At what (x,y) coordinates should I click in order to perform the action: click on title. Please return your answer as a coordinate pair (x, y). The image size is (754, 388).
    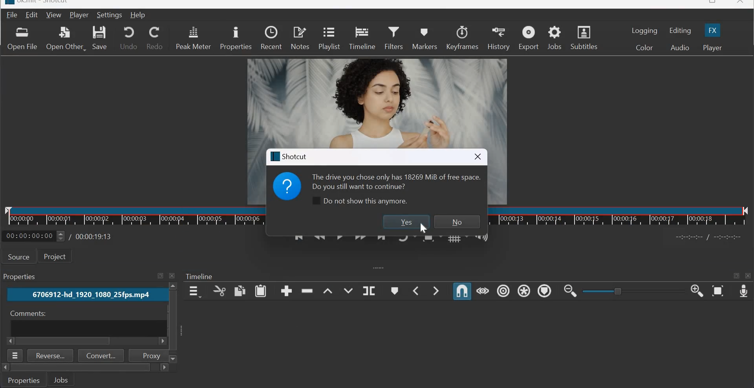
    Looking at the image, I should click on (290, 156).